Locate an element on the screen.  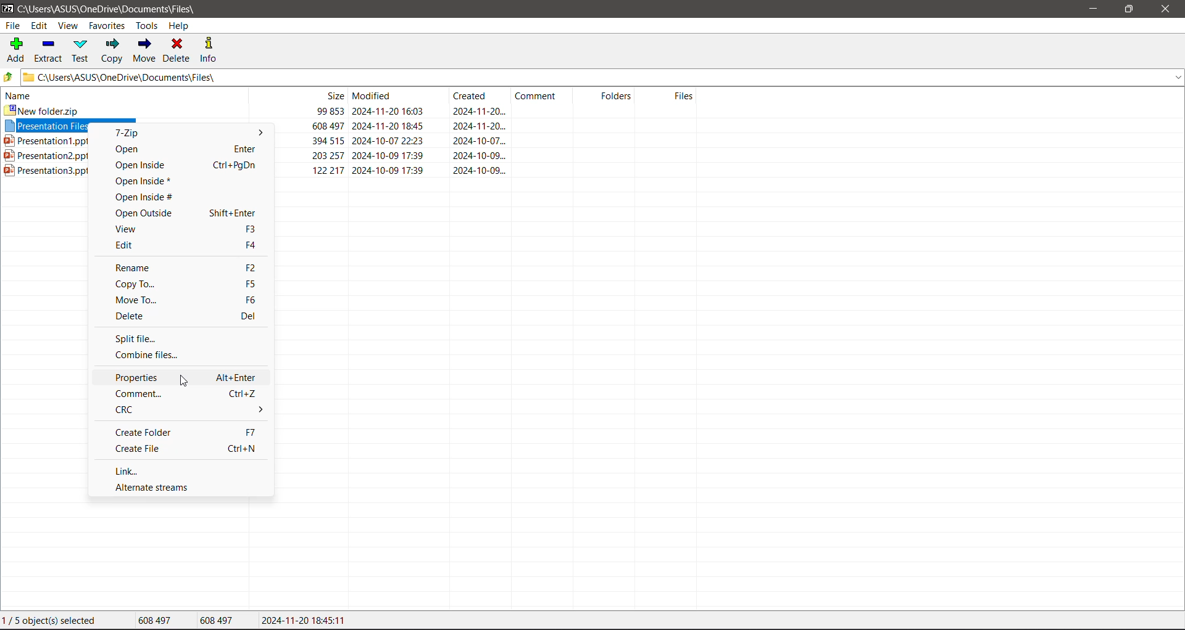
Rename is located at coordinates (186, 268).